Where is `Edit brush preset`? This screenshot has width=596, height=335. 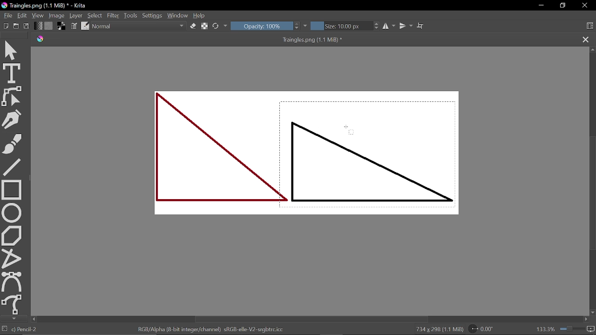
Edit brush preset is located at coordinates (85, 26).